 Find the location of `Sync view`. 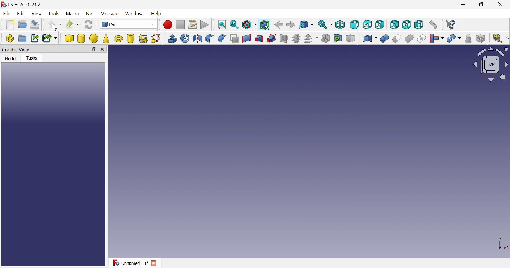

Sync view is located at coordinates (325, 25).